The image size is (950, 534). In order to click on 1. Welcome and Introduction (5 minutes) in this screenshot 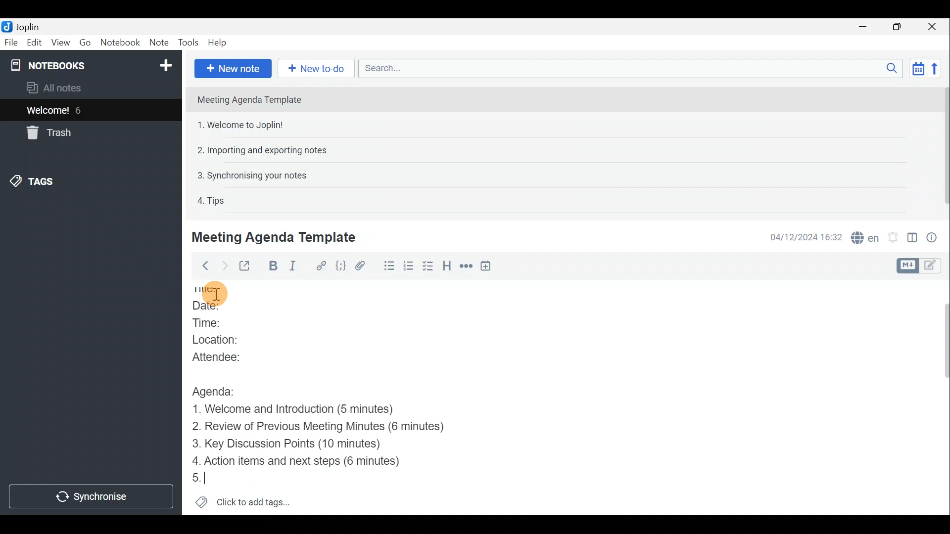, I will do `click(309, 410)`.